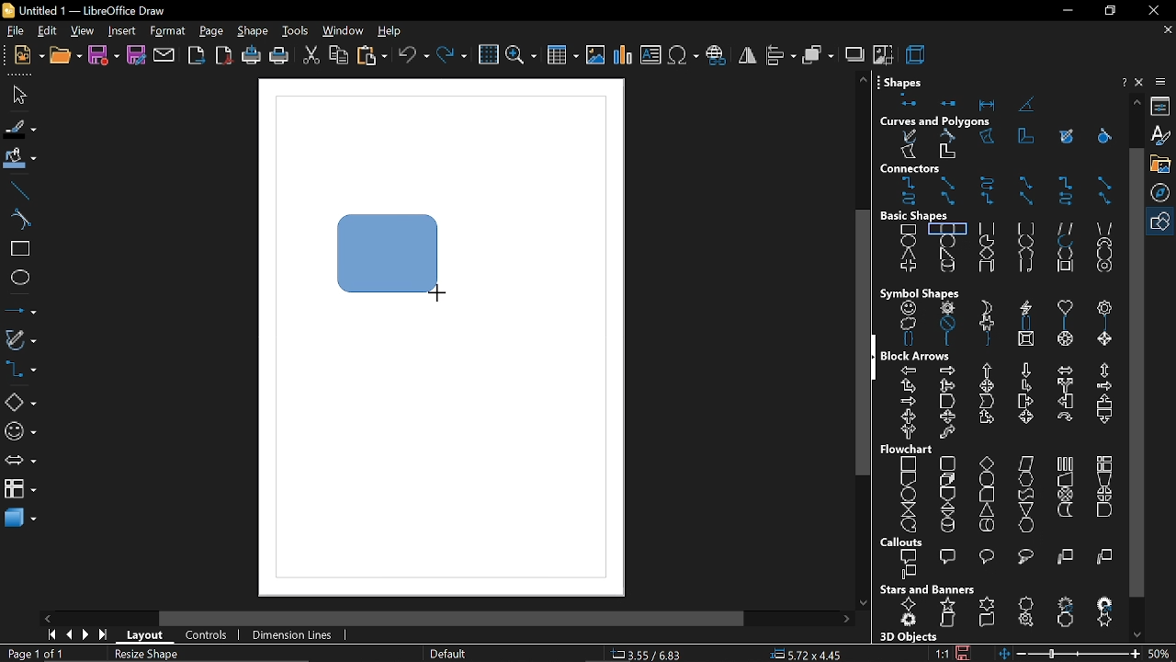 Image resolution: width=1176 pixels, height=662 pixels. What do you see at coordinates (147, 638) in the screenshot?
I see `layout` at bounding box center [147, 638].